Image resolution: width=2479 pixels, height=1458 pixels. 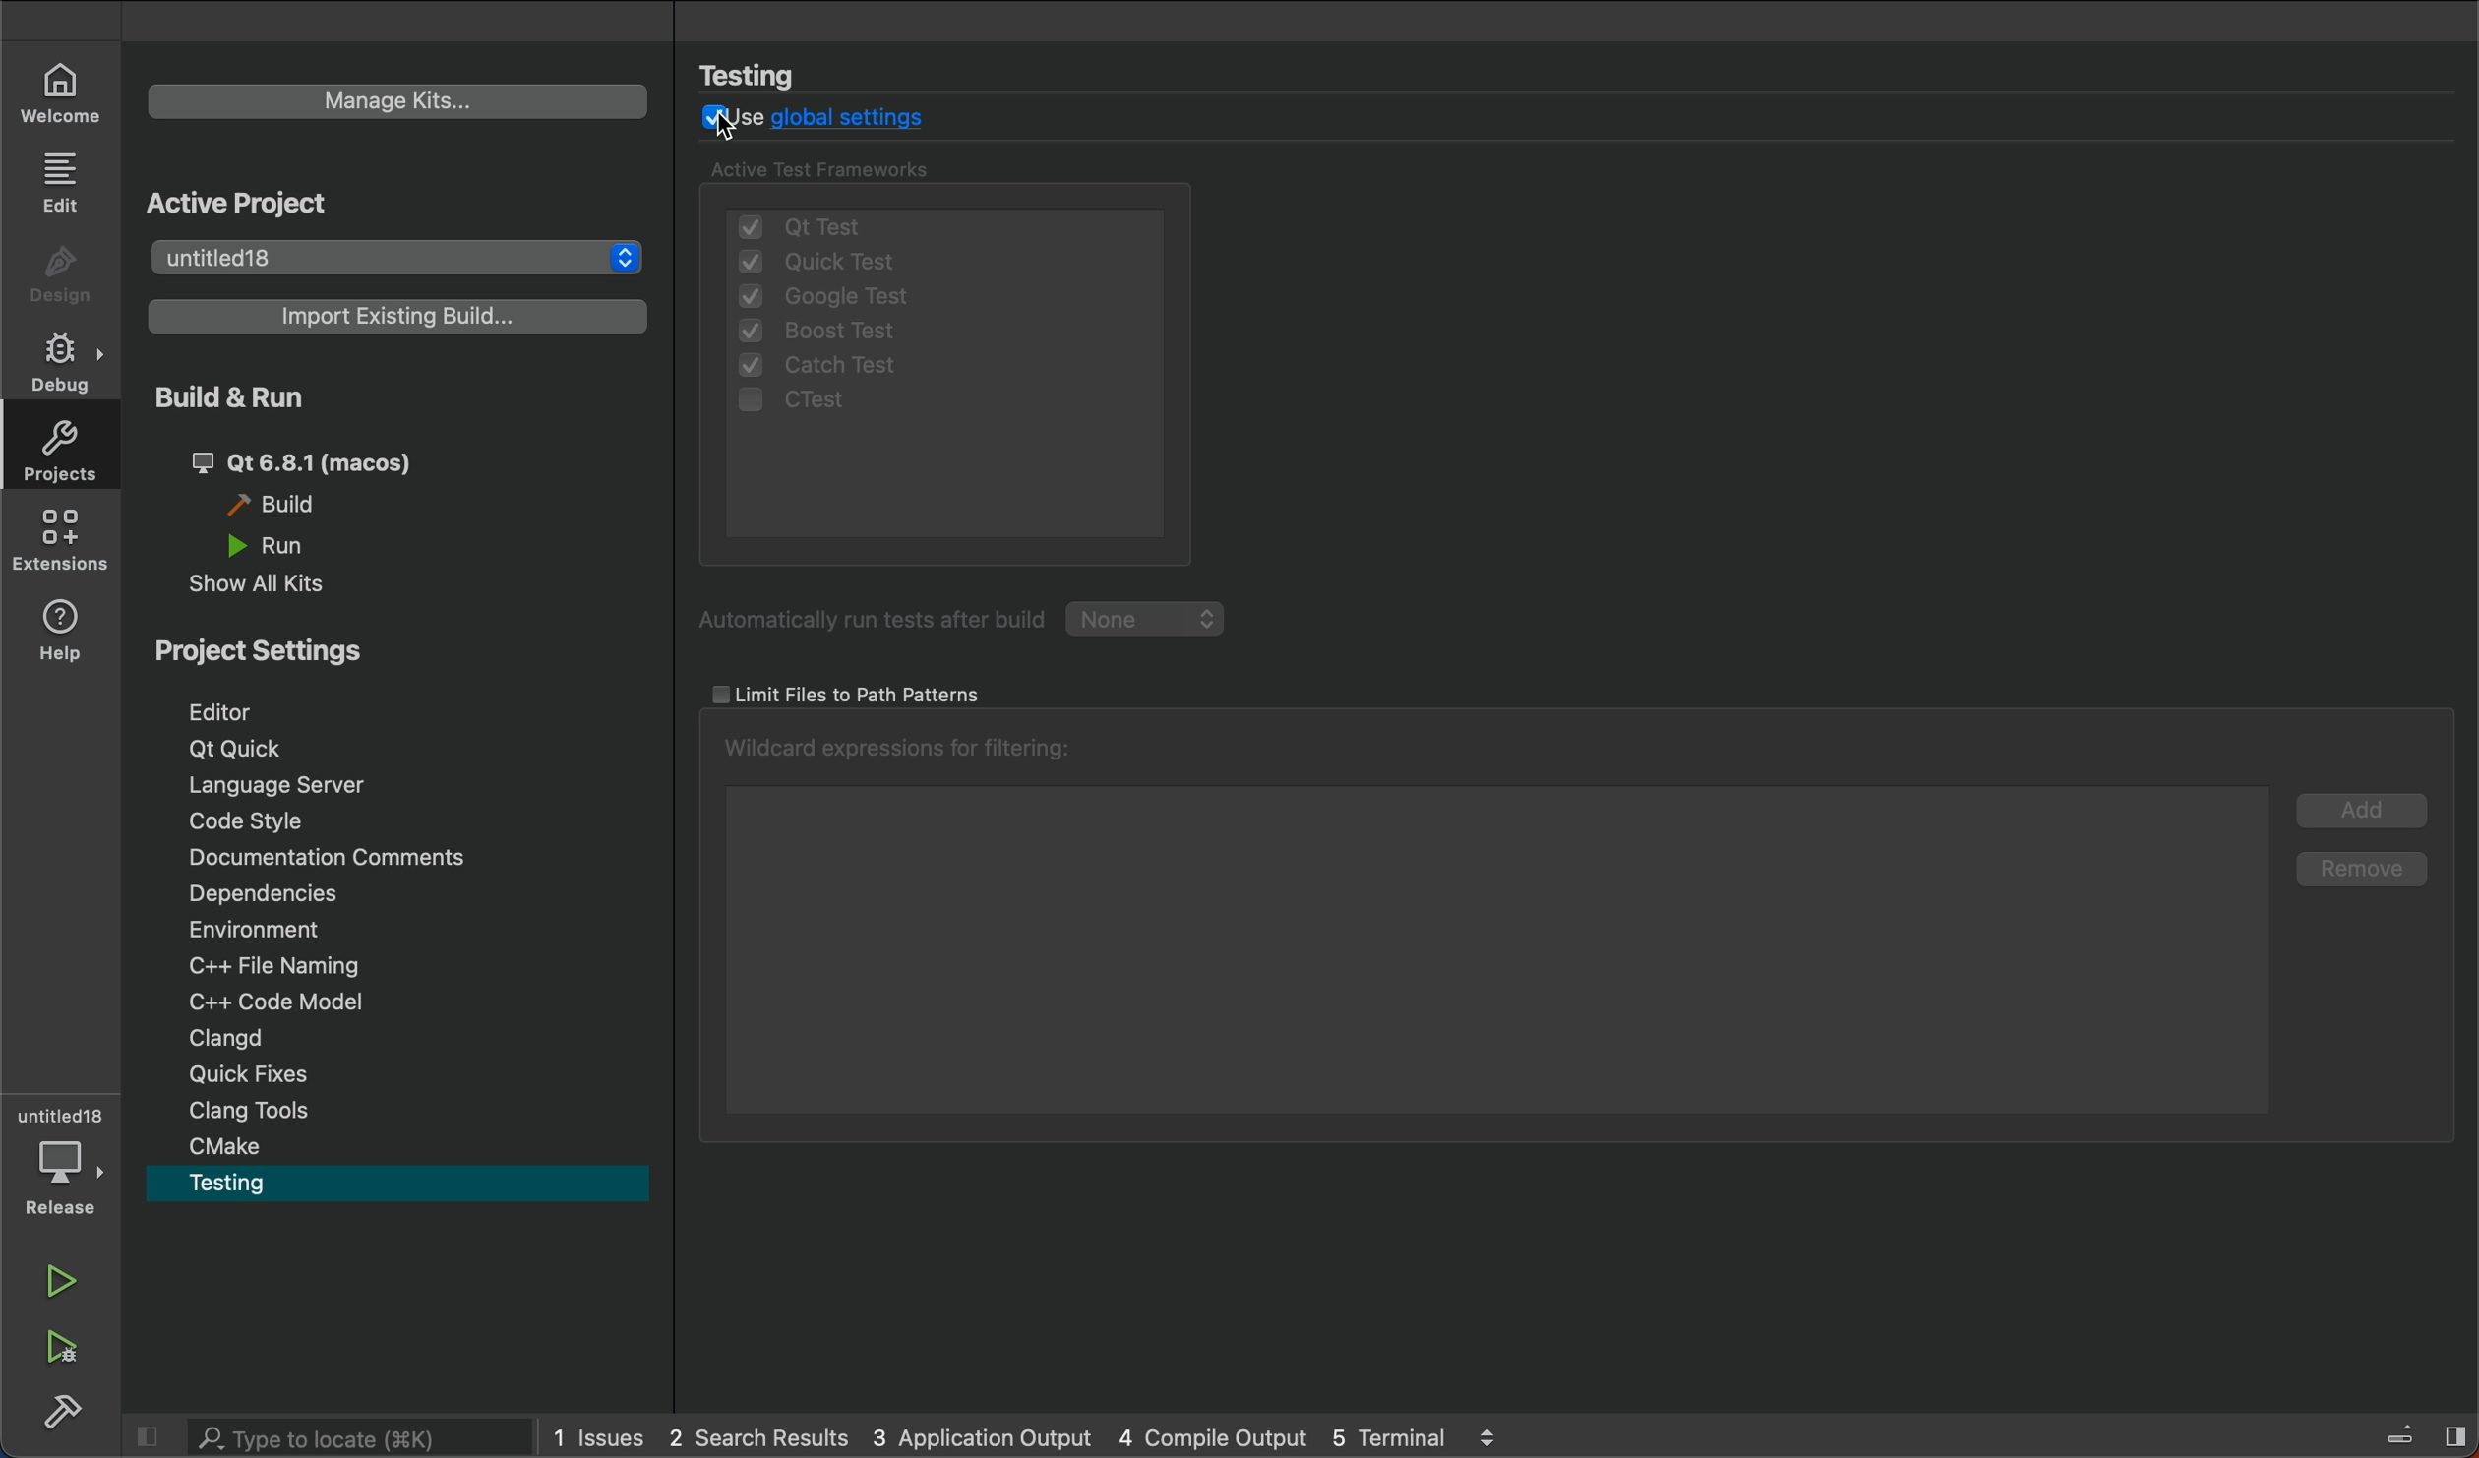 I want to click on qt test, so click(x=939, y=219).